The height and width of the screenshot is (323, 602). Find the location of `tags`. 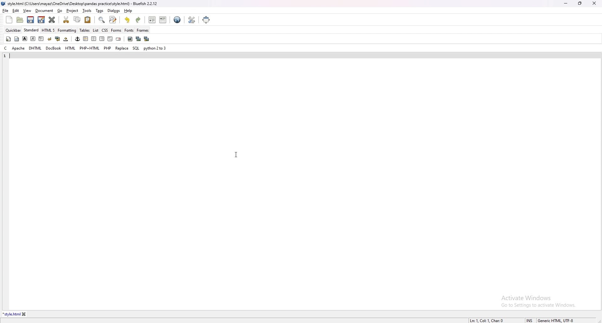

tags is located at coordinates (99, 10).